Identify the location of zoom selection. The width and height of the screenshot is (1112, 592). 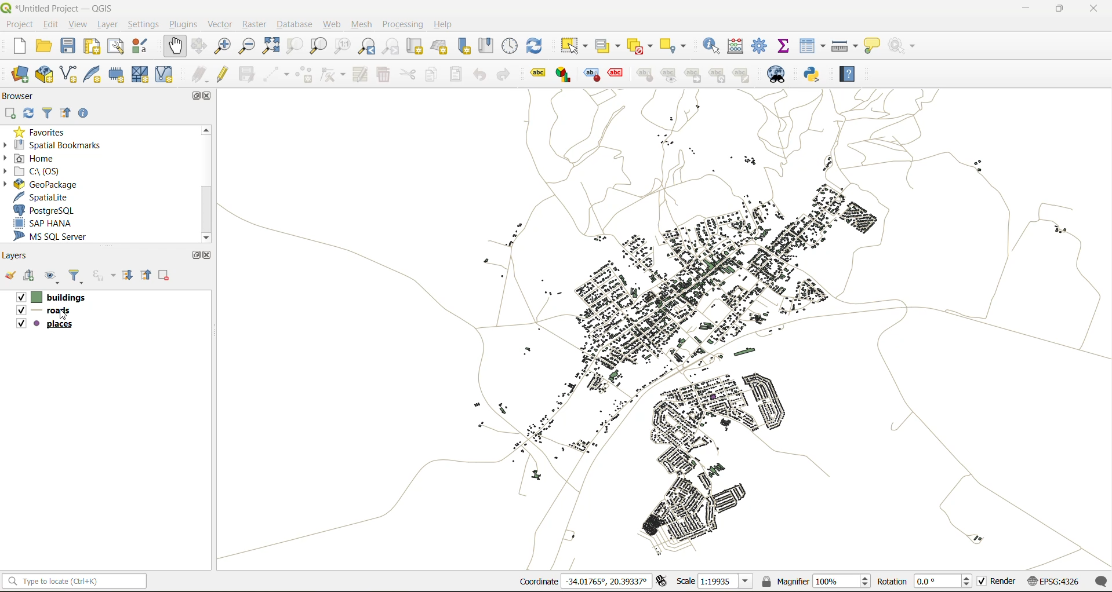
(296, 46).